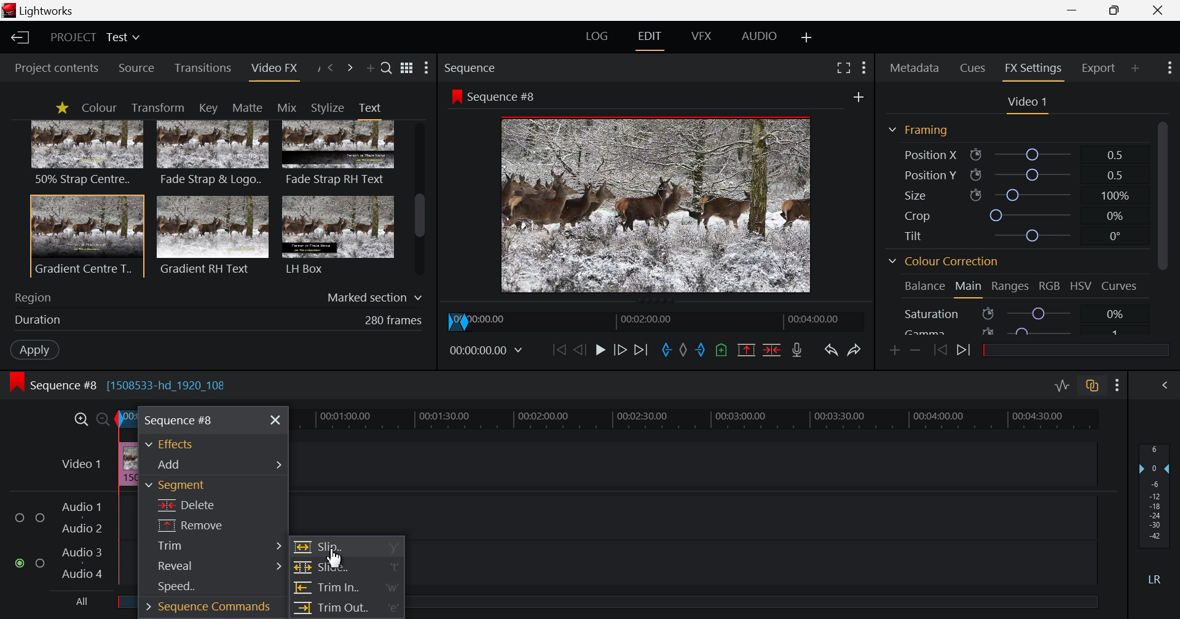  Describe the element at coordinates (103, 416) in the screenshot. I see `Timeline Zoom Out` at that location.